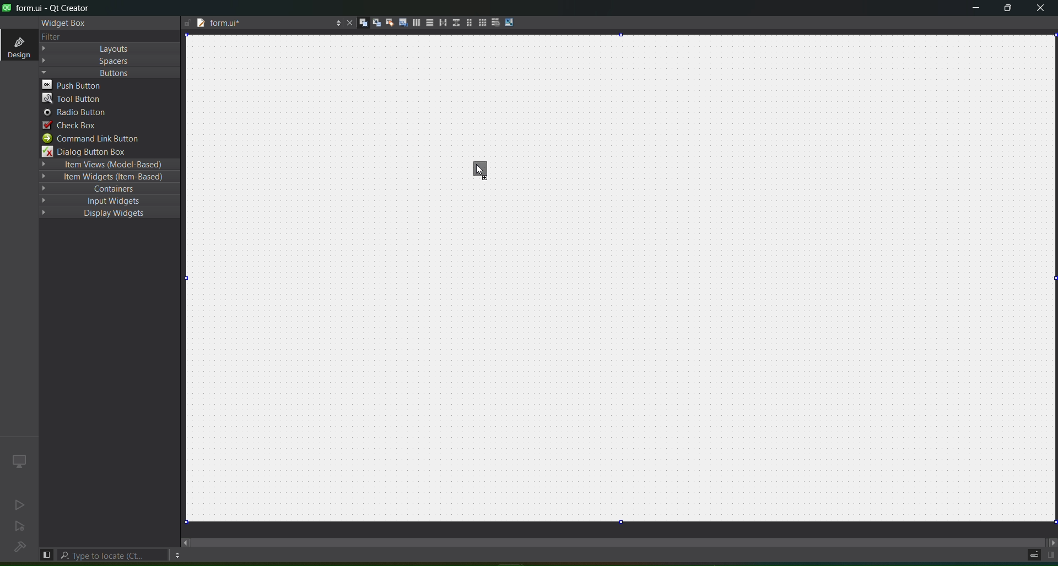 This screenshot has height=566, width=1058. Describe the element at coordinates (483, 172) in the screenshot. I see `toolbar button ` at that location.